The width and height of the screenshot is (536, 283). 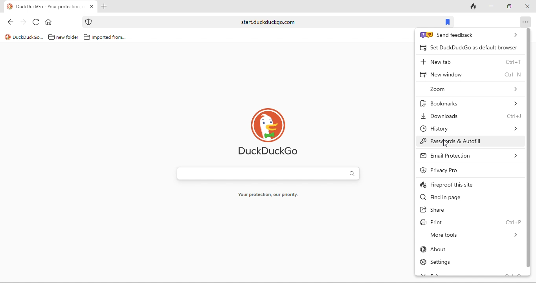 What do you see at coordinates (461, 75) in the screenshot?
I see `new window` at bounding box center [461, 75].